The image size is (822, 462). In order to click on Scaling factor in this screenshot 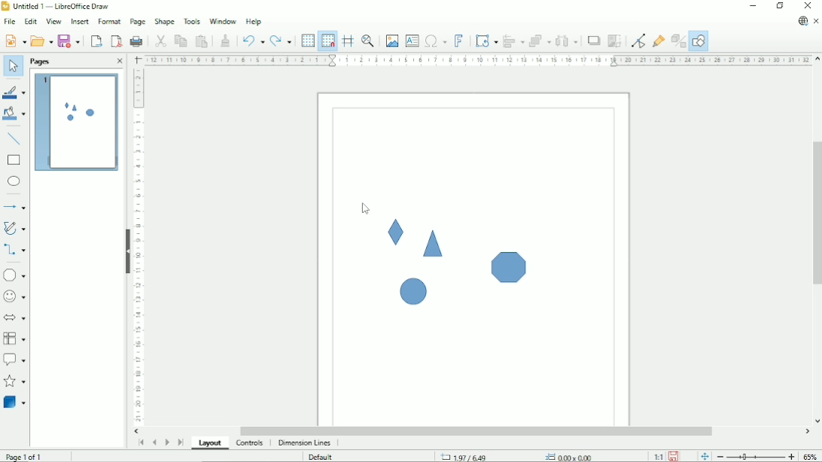, I will do `click(658, 456)`.